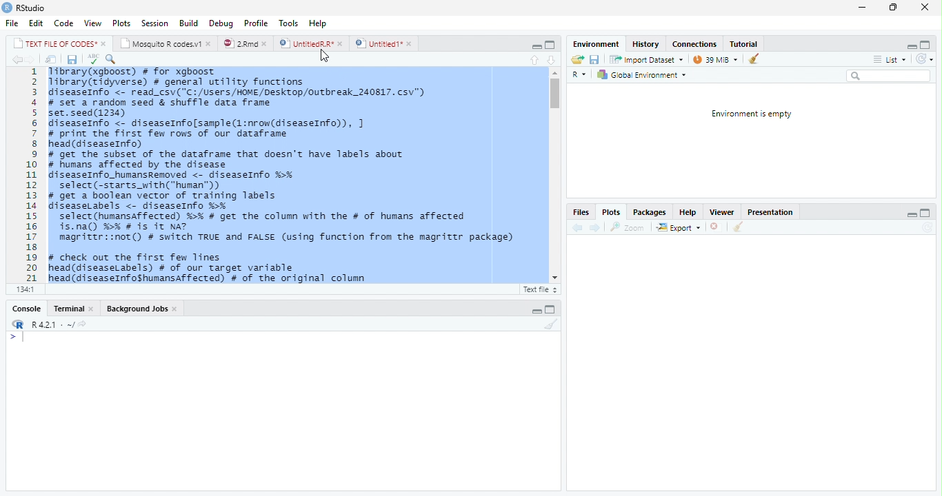 This screenshot has width=942, height=496. I want to click on Help, so click(686, 211).